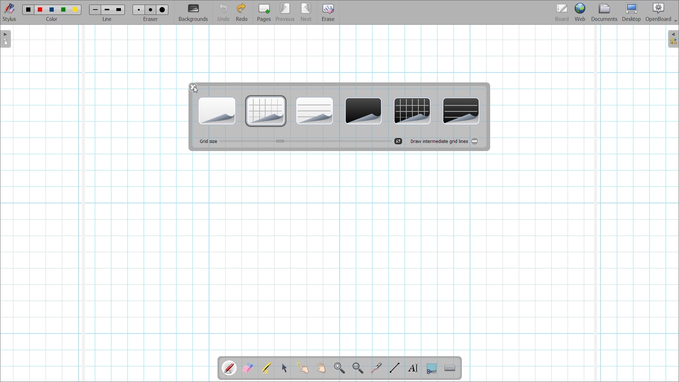 The height and width of the screenshot is (382, 679). What do you see at coordinates (328, 12) in the screenshot?
I see `Eraser` at bounding box center [328, 12].